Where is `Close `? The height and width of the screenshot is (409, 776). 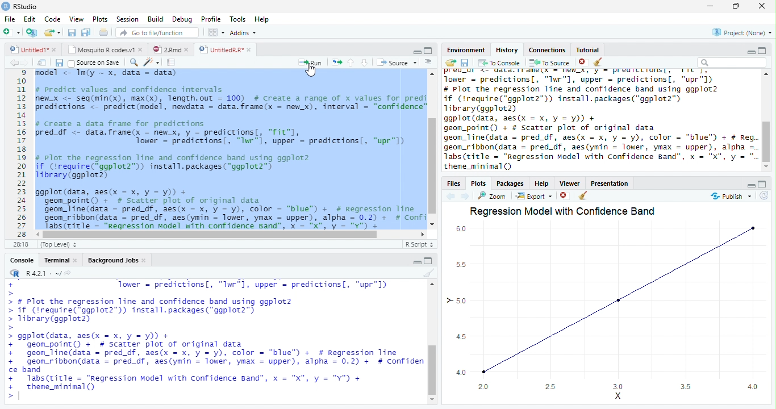
Close  is located at coordinates (762, 7).